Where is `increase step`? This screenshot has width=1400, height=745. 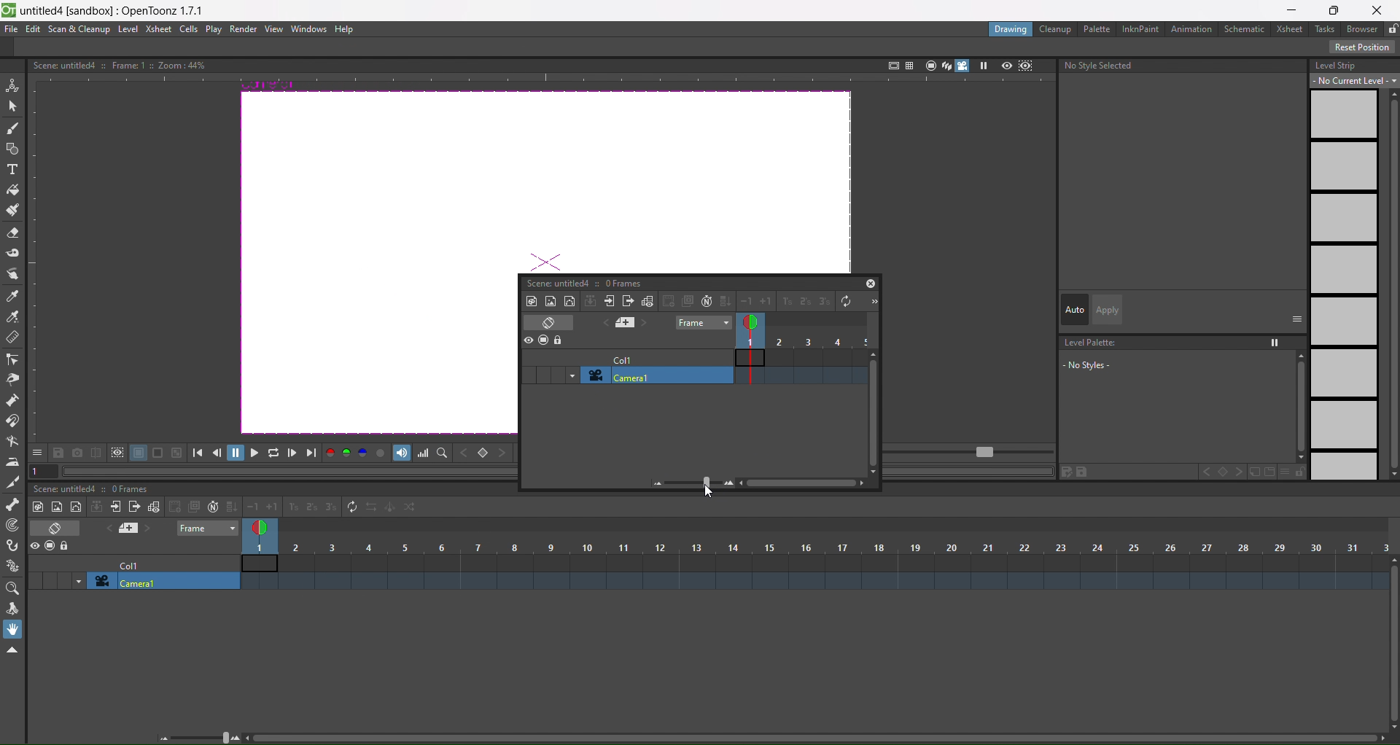
increase step is located at coordinates (785, 303).